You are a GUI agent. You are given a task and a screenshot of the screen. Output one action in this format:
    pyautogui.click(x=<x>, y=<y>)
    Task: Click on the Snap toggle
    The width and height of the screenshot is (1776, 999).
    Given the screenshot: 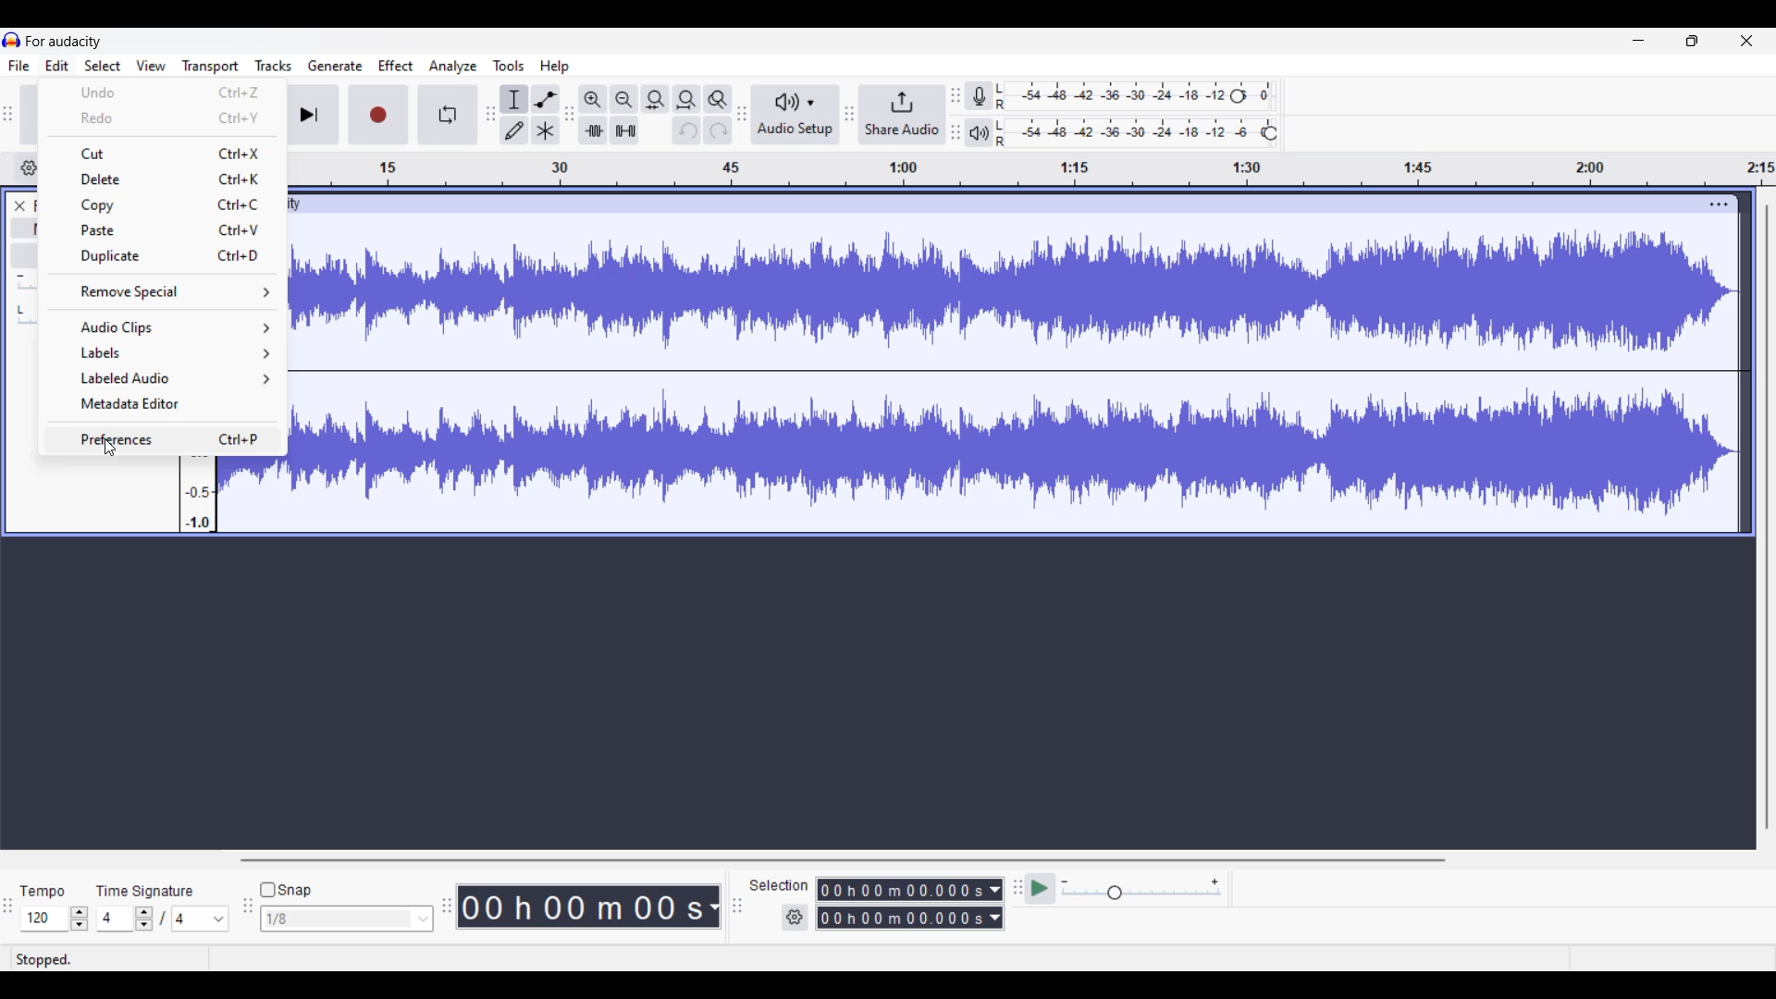 What is the action you would take?
    pyautogui.click(x=289, y=890)
    